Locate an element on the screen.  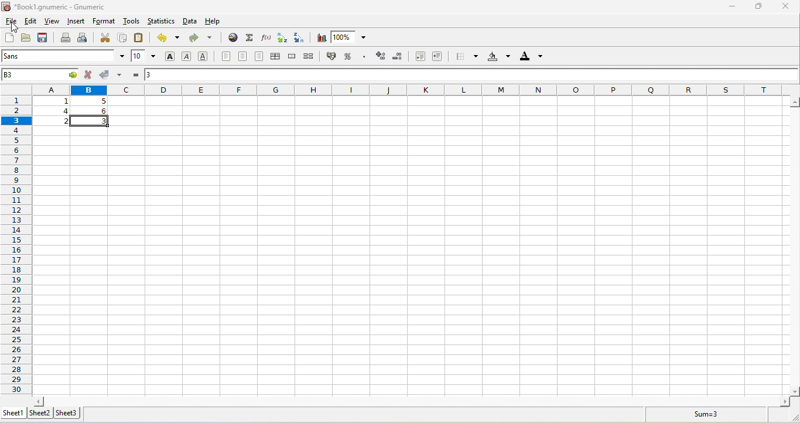
foreground is located at coordinates (530, 58).